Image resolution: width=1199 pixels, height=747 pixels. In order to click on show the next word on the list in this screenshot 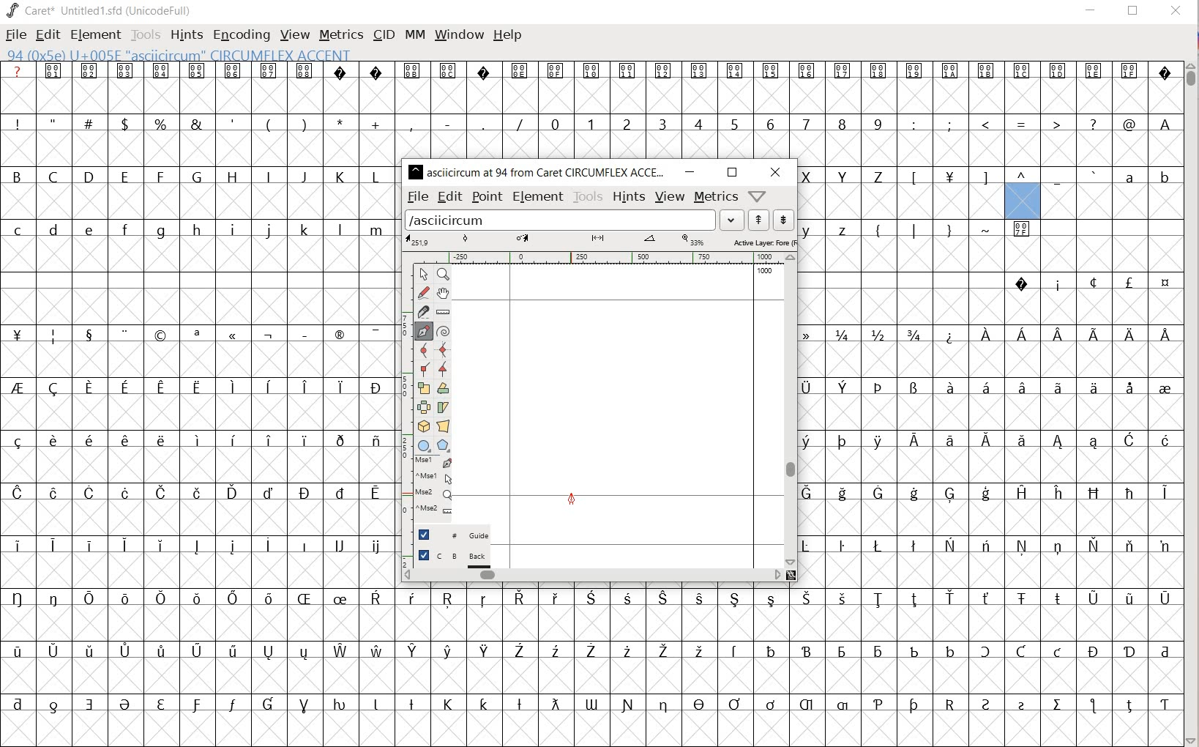, I will do `click(759, 221)`.